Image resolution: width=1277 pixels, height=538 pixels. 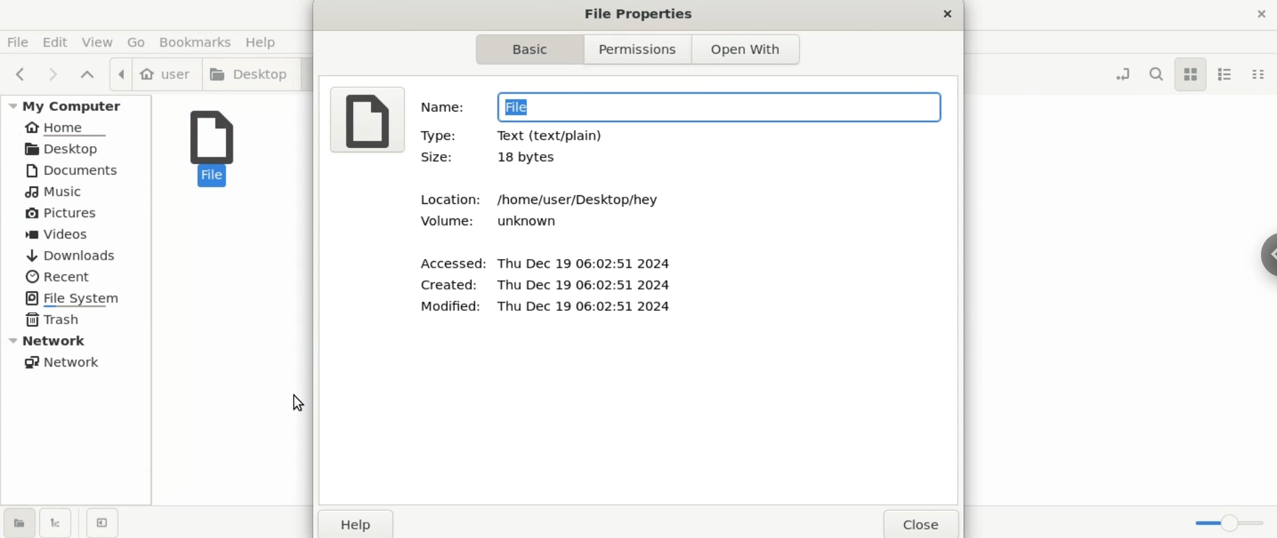 I want to click on name textbox, so click(x=718, y=108).